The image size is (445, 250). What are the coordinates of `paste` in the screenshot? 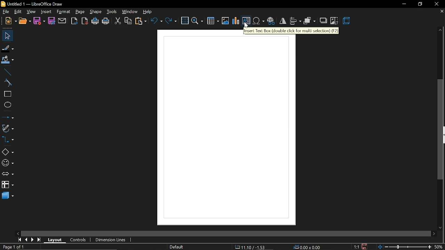 It's located at (141, 22).